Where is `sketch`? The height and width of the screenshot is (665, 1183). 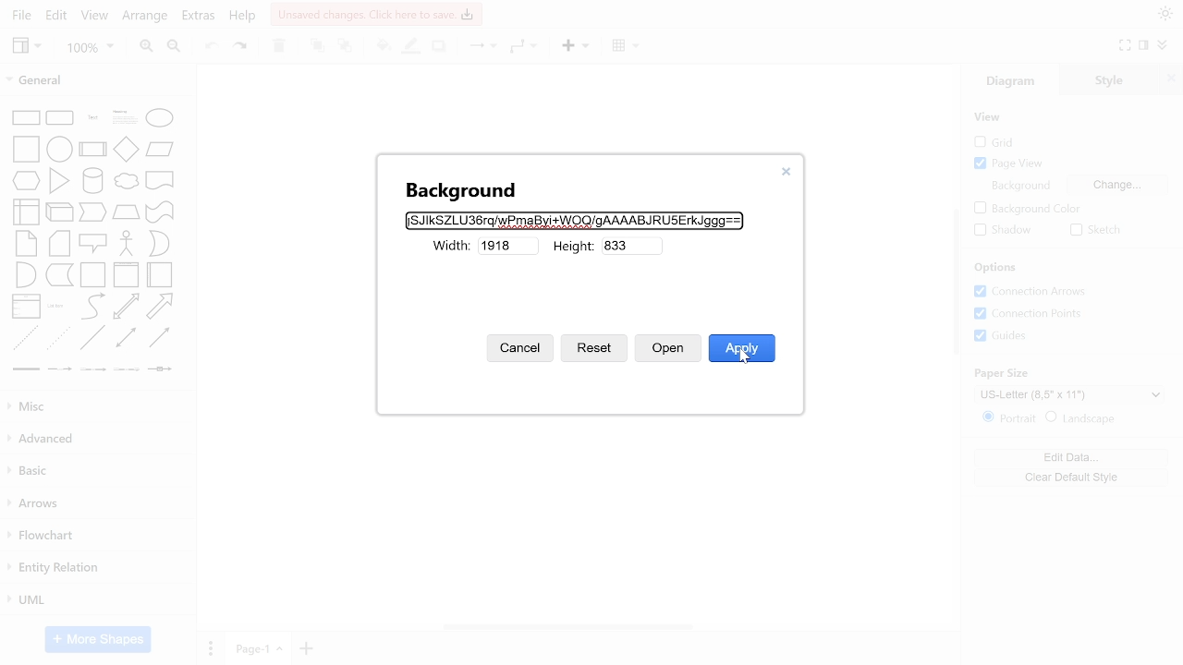
sketch is located at coordinates (1094, 231).